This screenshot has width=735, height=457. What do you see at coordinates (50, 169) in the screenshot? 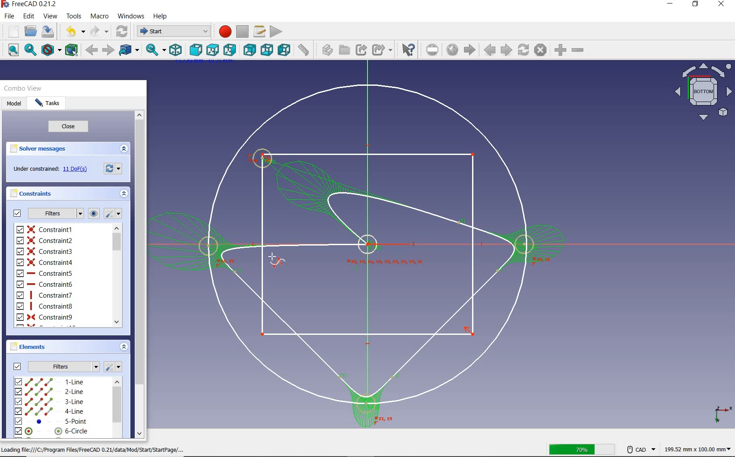
I see `under constrained` at bounding box center [50, 169].